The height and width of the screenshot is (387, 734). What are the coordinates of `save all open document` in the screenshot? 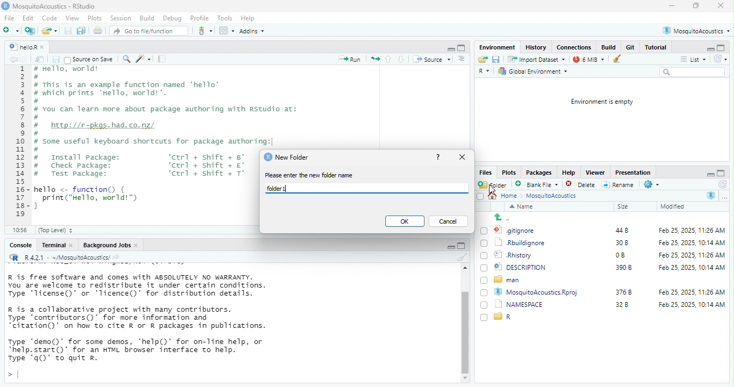 It's located at (82, 31).